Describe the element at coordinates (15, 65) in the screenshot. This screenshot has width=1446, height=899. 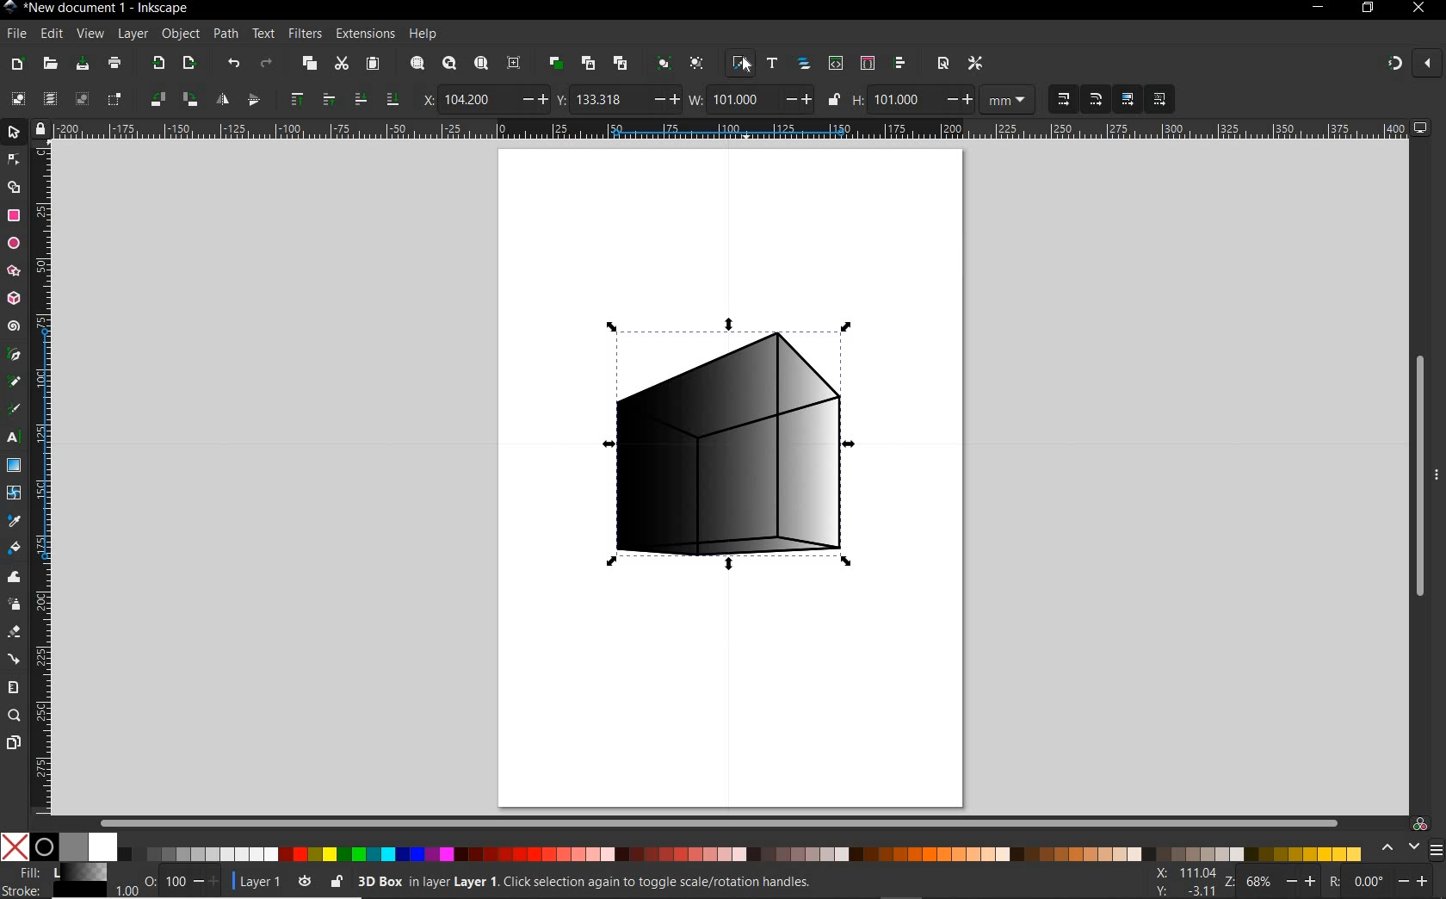
I see `NEW` at that location.